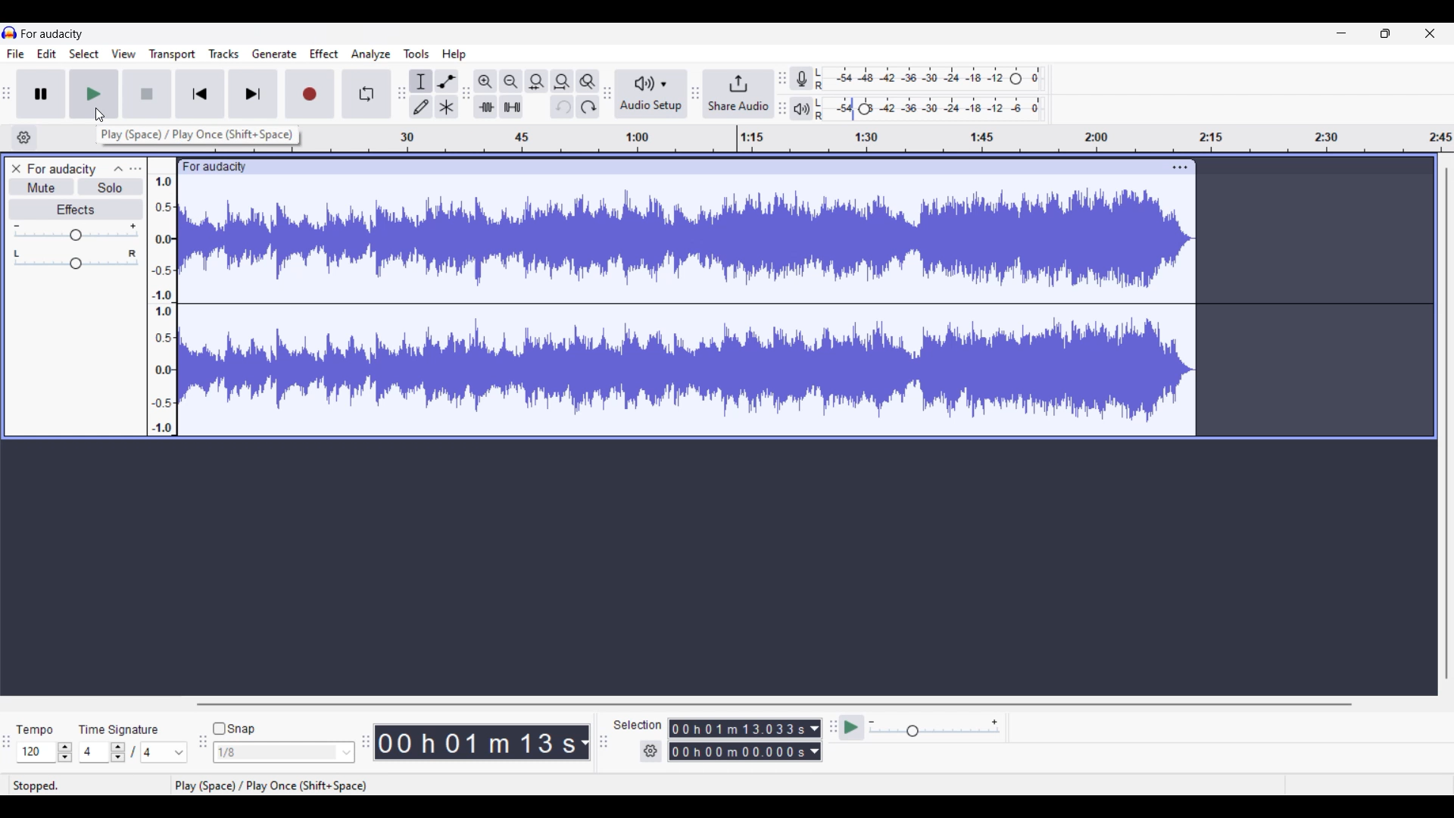 This screenshot has width=1454, height=818. Describe the element at coordinates (651, 751) in the screenshot. I see `Selection settings` at that location.